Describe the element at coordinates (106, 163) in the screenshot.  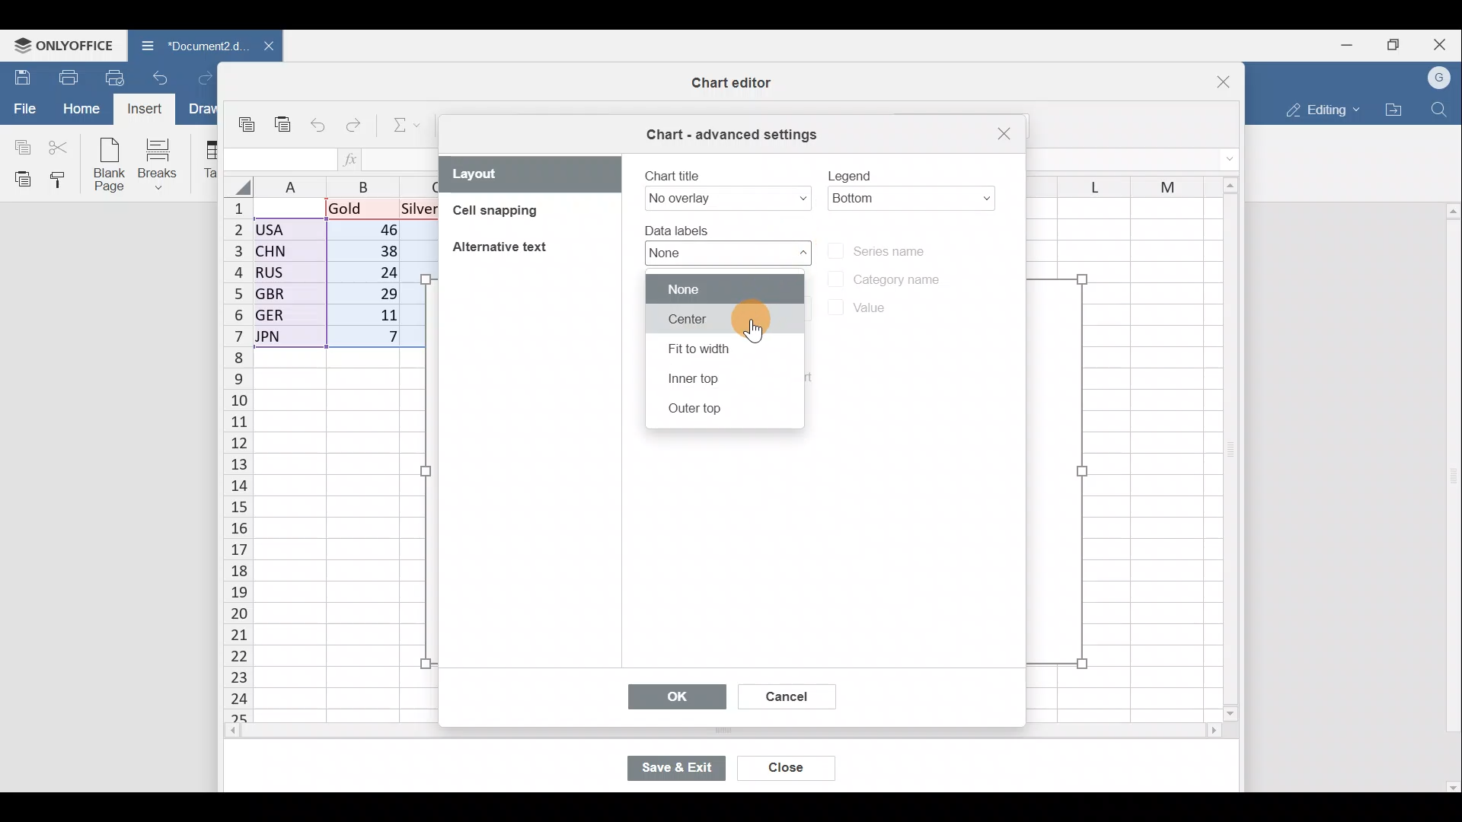
I see `Blank page` at that location.